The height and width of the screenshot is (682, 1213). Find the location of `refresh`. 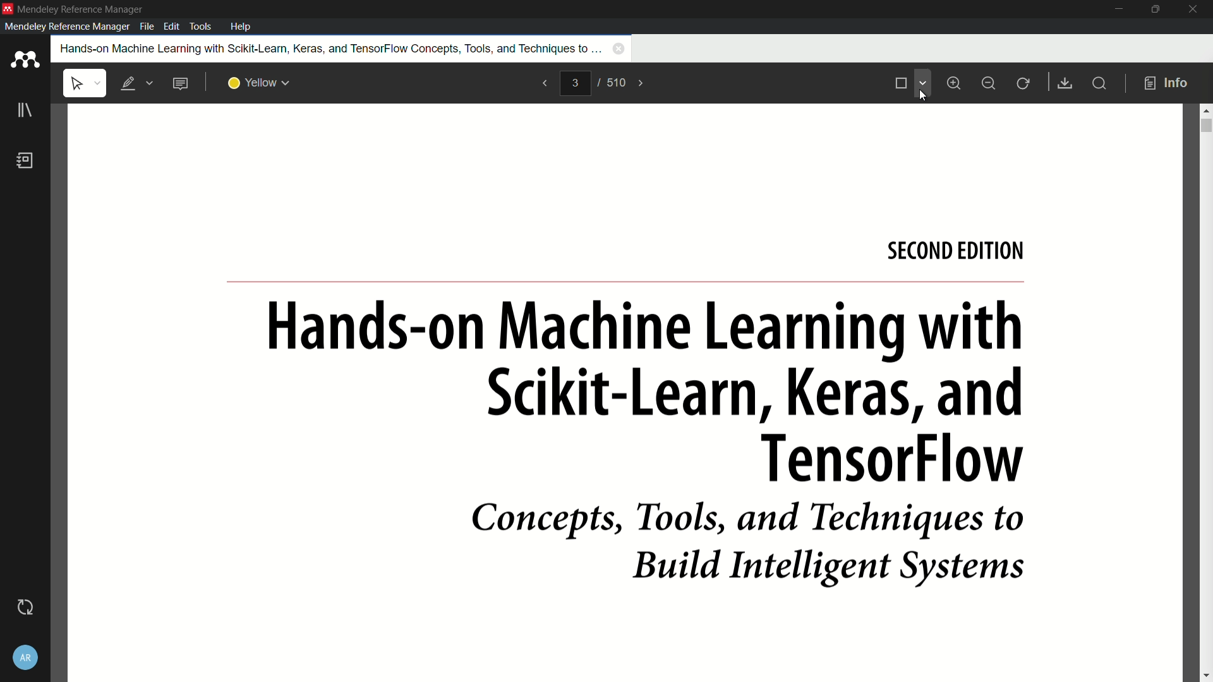

refresh is located at coordinates (1024, 84).